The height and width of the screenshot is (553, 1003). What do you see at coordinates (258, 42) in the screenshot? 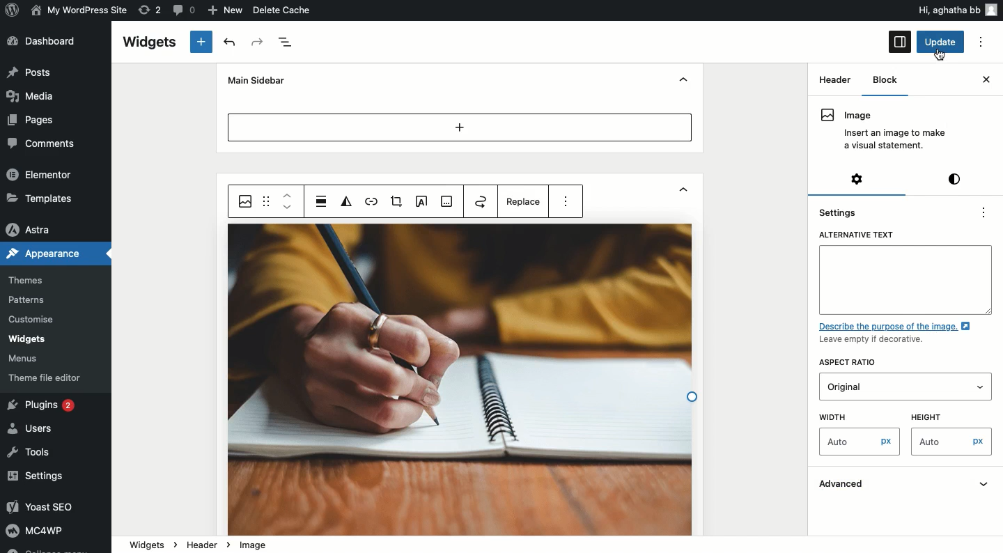
I see `Redo` at bounding box center [258, 42].